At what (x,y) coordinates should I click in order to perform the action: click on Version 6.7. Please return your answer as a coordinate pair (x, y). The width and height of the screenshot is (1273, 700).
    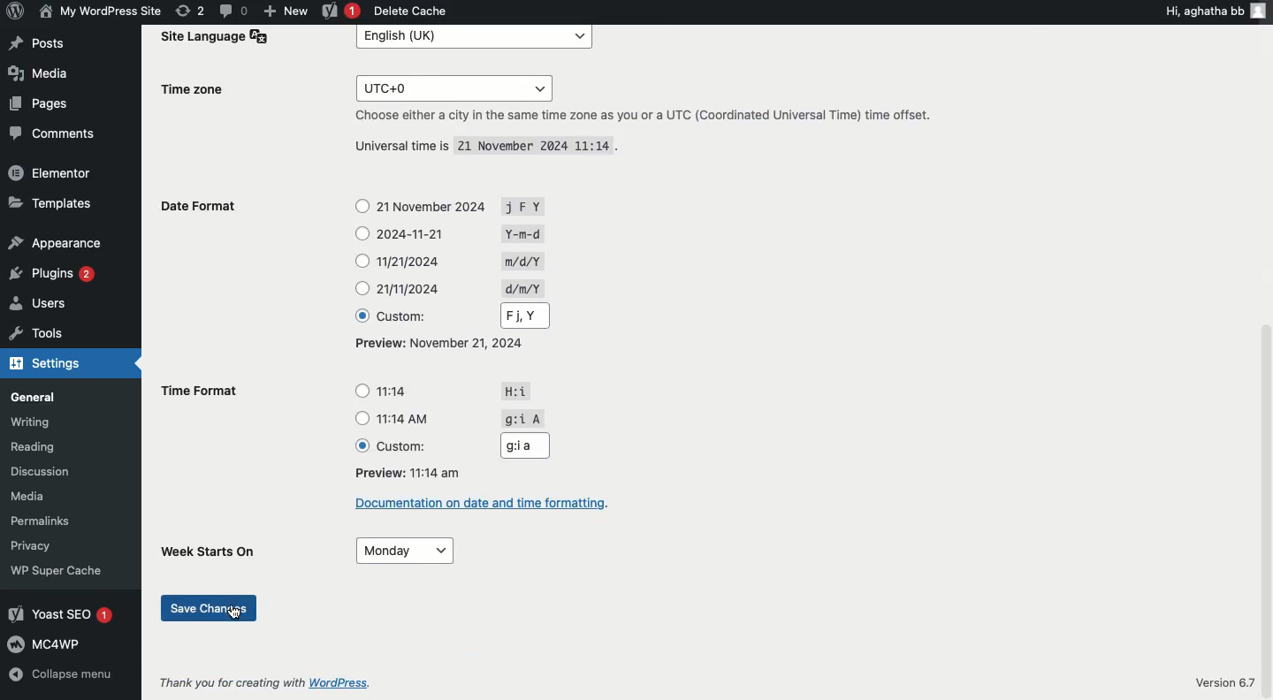
    Looking at the image, I should click on (1226, 680).